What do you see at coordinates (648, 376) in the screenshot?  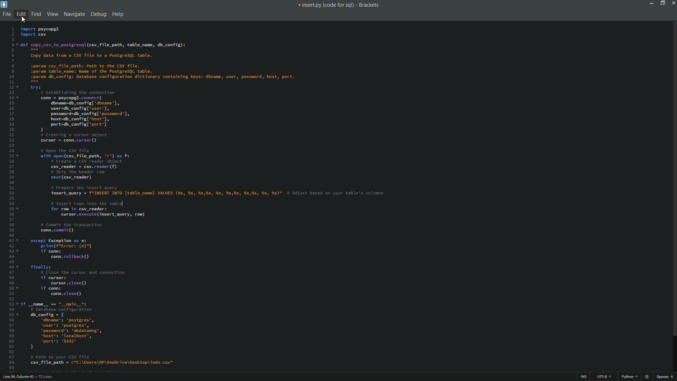 I see `web` at bounding box center [648, 376].